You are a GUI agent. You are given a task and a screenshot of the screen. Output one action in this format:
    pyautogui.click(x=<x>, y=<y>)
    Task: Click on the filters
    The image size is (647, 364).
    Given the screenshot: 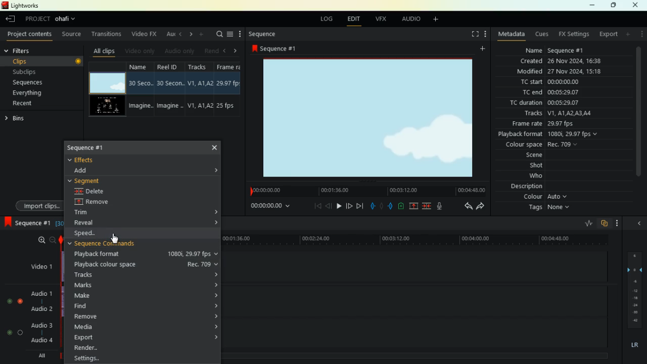 What is the action you would take?
    pyautogui.click(x=29, y=50)
    